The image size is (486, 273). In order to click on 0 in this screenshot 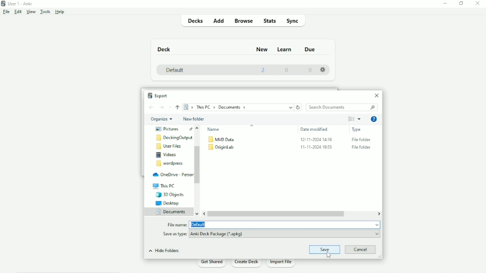, I will do `click(286, 71)`.